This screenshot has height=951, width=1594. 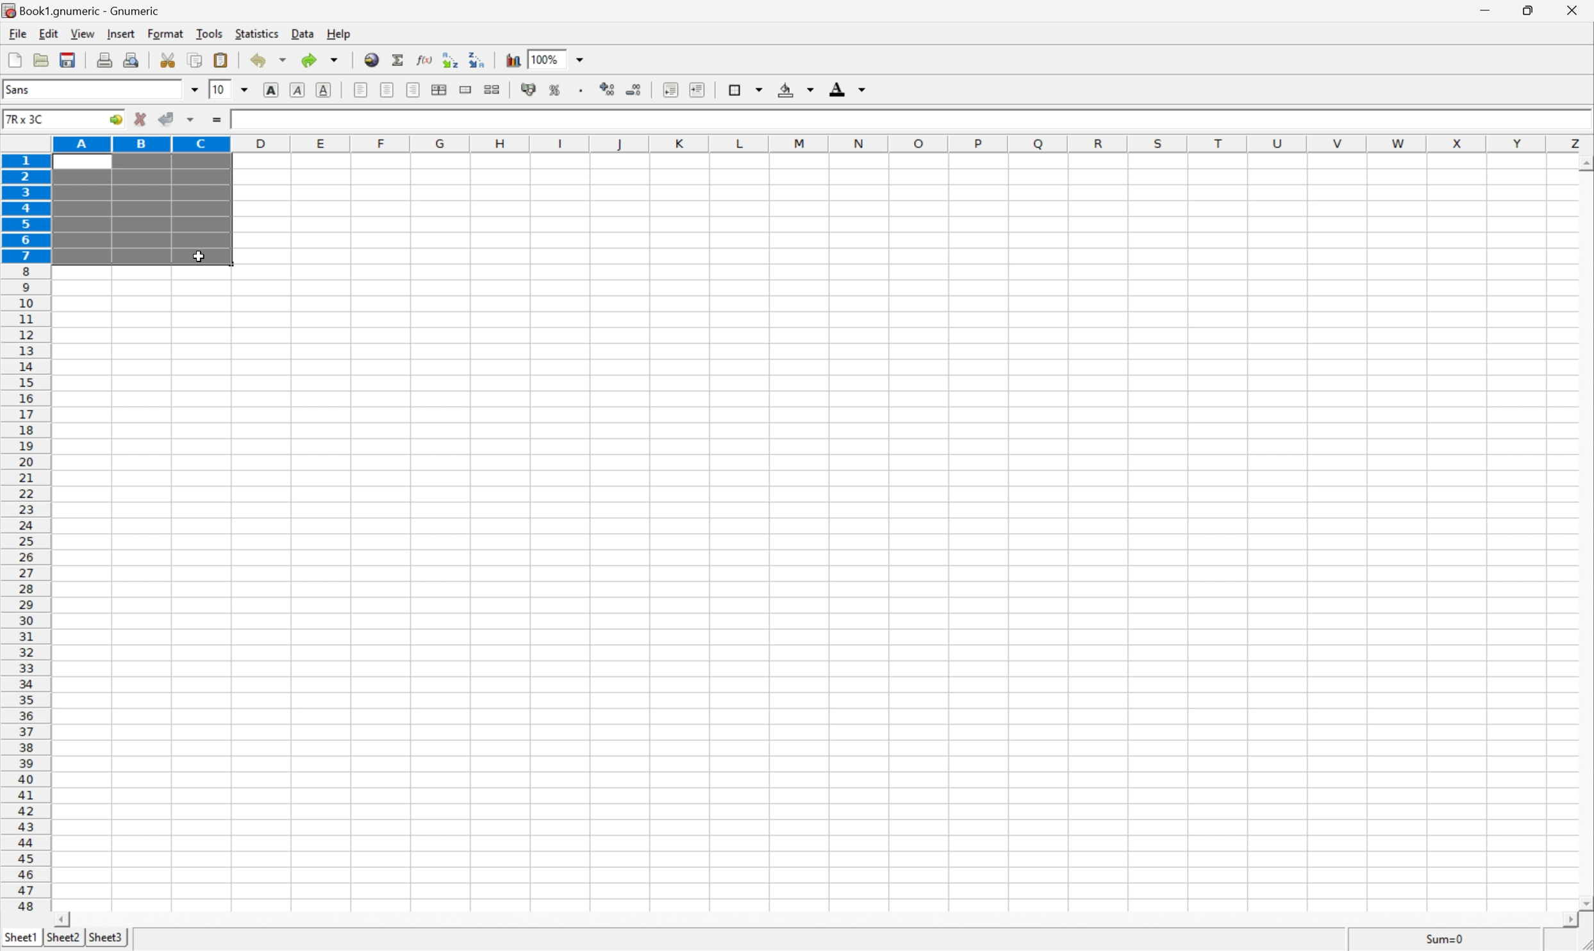 What do you see at coordinates (106, 939) in the screenshot?
I see `sheet3` at bounding box center [106, 939].